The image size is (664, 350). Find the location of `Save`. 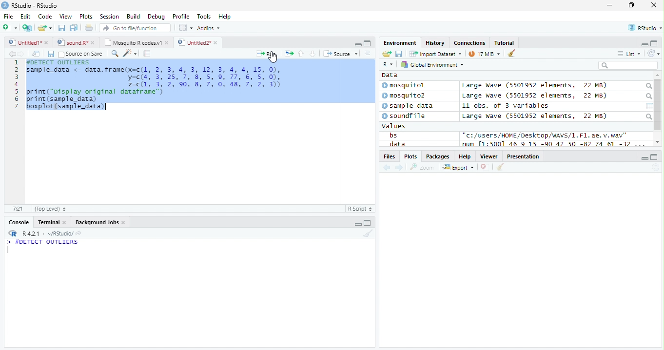

Save is located at coordinates (399, 54).